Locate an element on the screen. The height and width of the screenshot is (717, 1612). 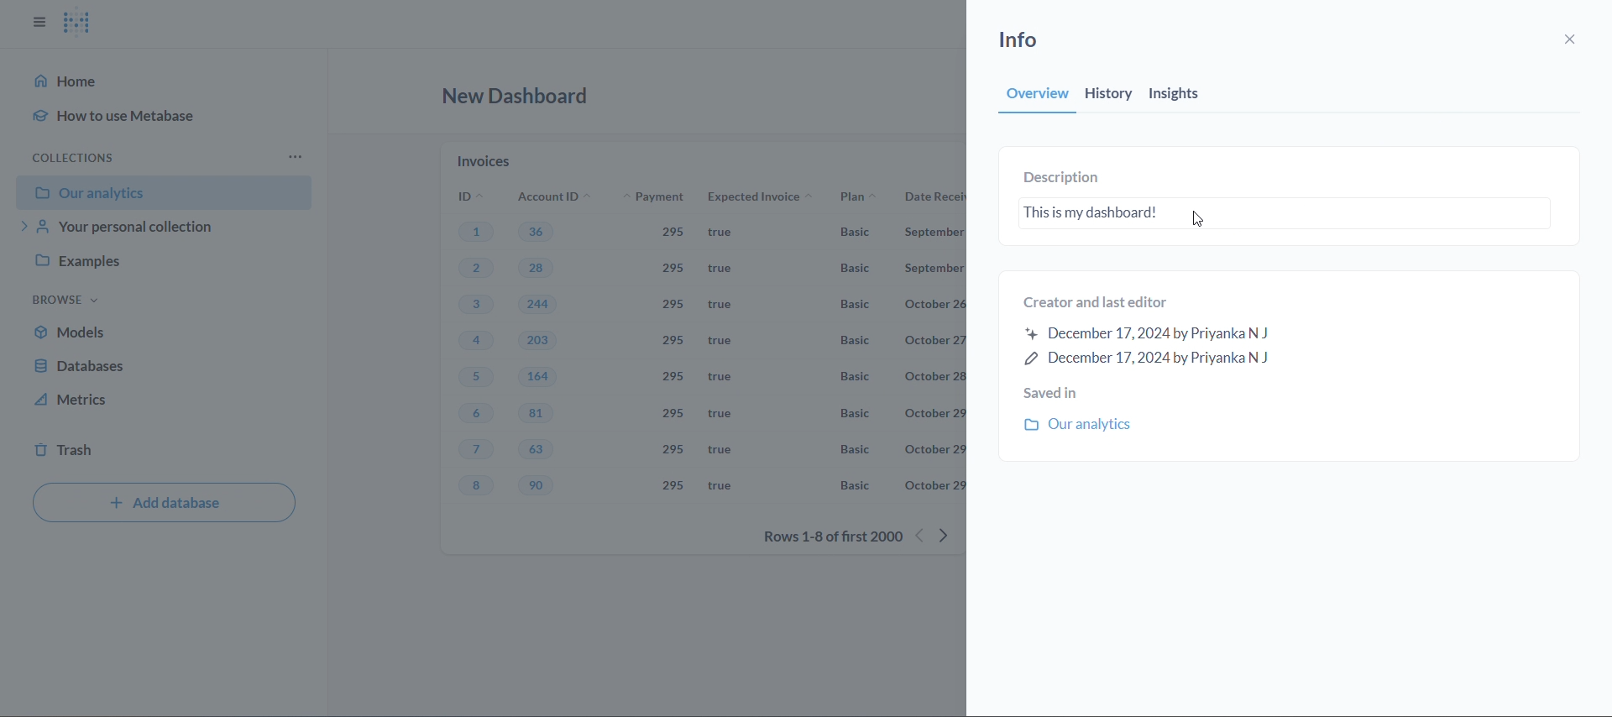
home is located at coordinates (72, 82).